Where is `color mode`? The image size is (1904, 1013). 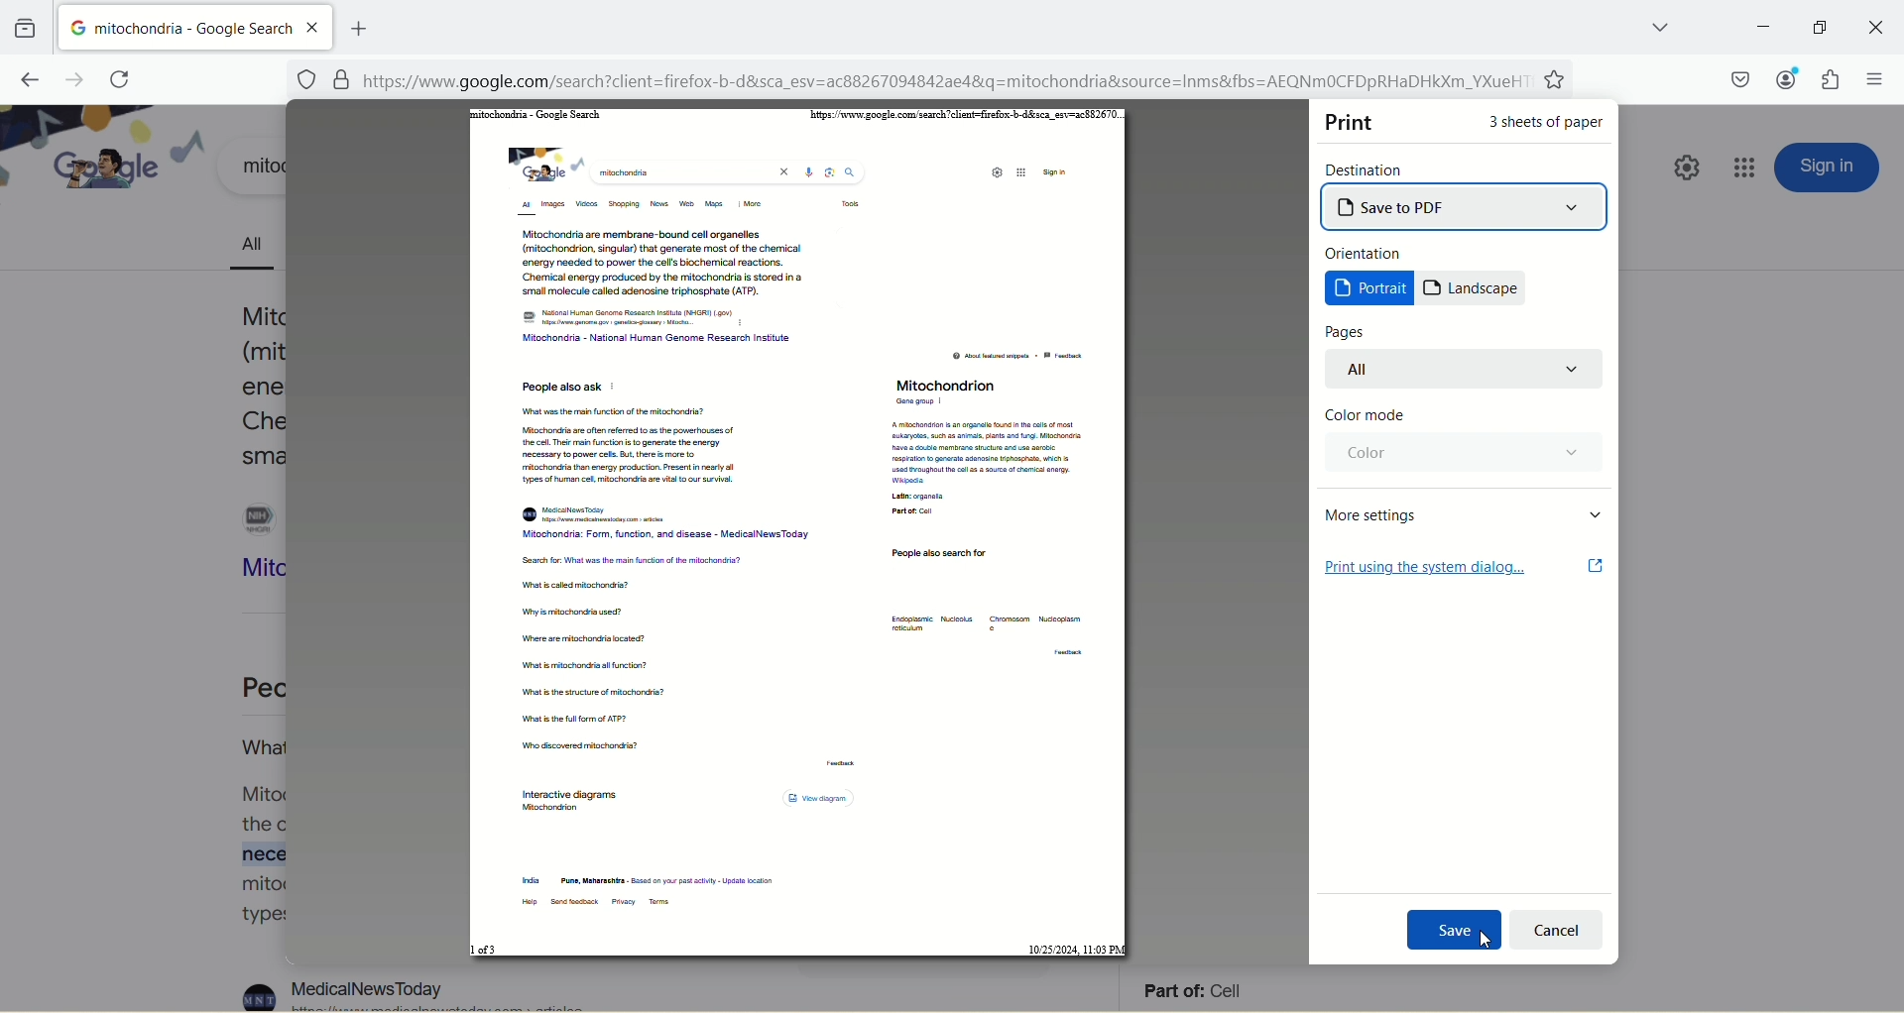 color mode is located at coordinates (1365, 416).